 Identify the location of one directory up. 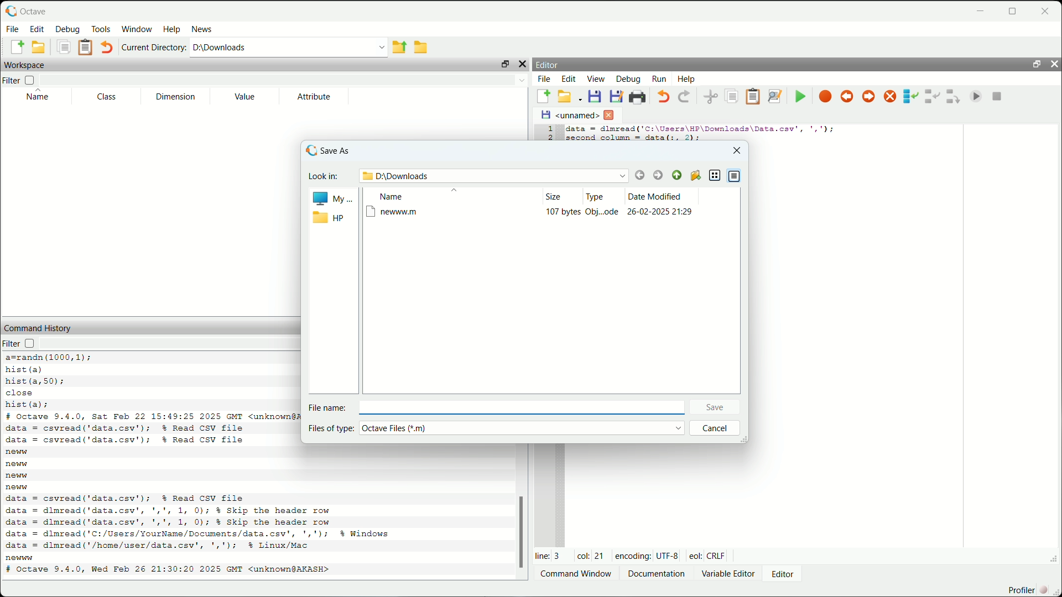
(398, 48).